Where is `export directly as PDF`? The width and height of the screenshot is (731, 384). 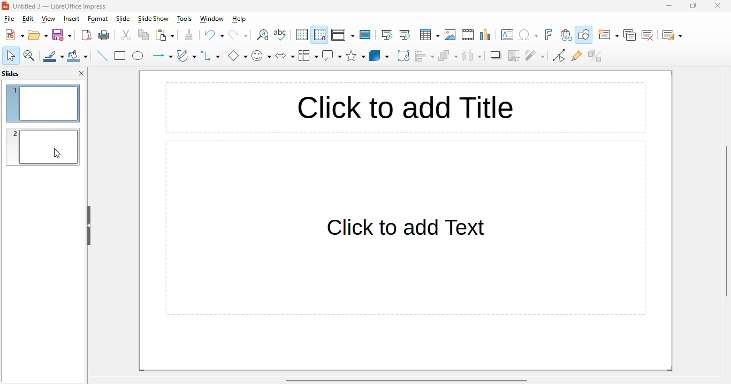 export directly as PDF is located at coordinates (87, 35).